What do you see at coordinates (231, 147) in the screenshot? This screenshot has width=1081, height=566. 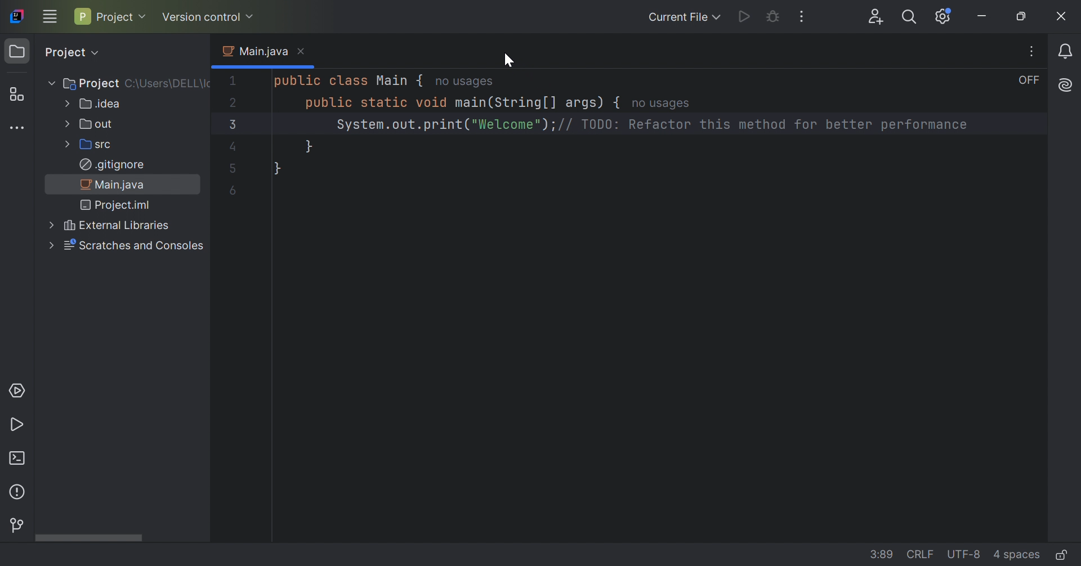 I see `4` at bounding box center [231, 147].